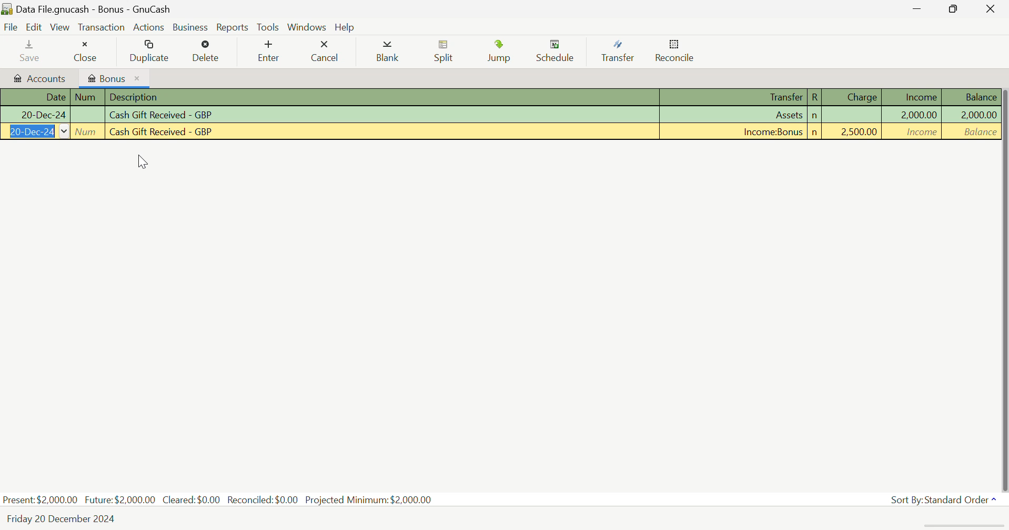 The height and width of the screenshot is (530, 1009). I want to click on Split, so click(445, 53).